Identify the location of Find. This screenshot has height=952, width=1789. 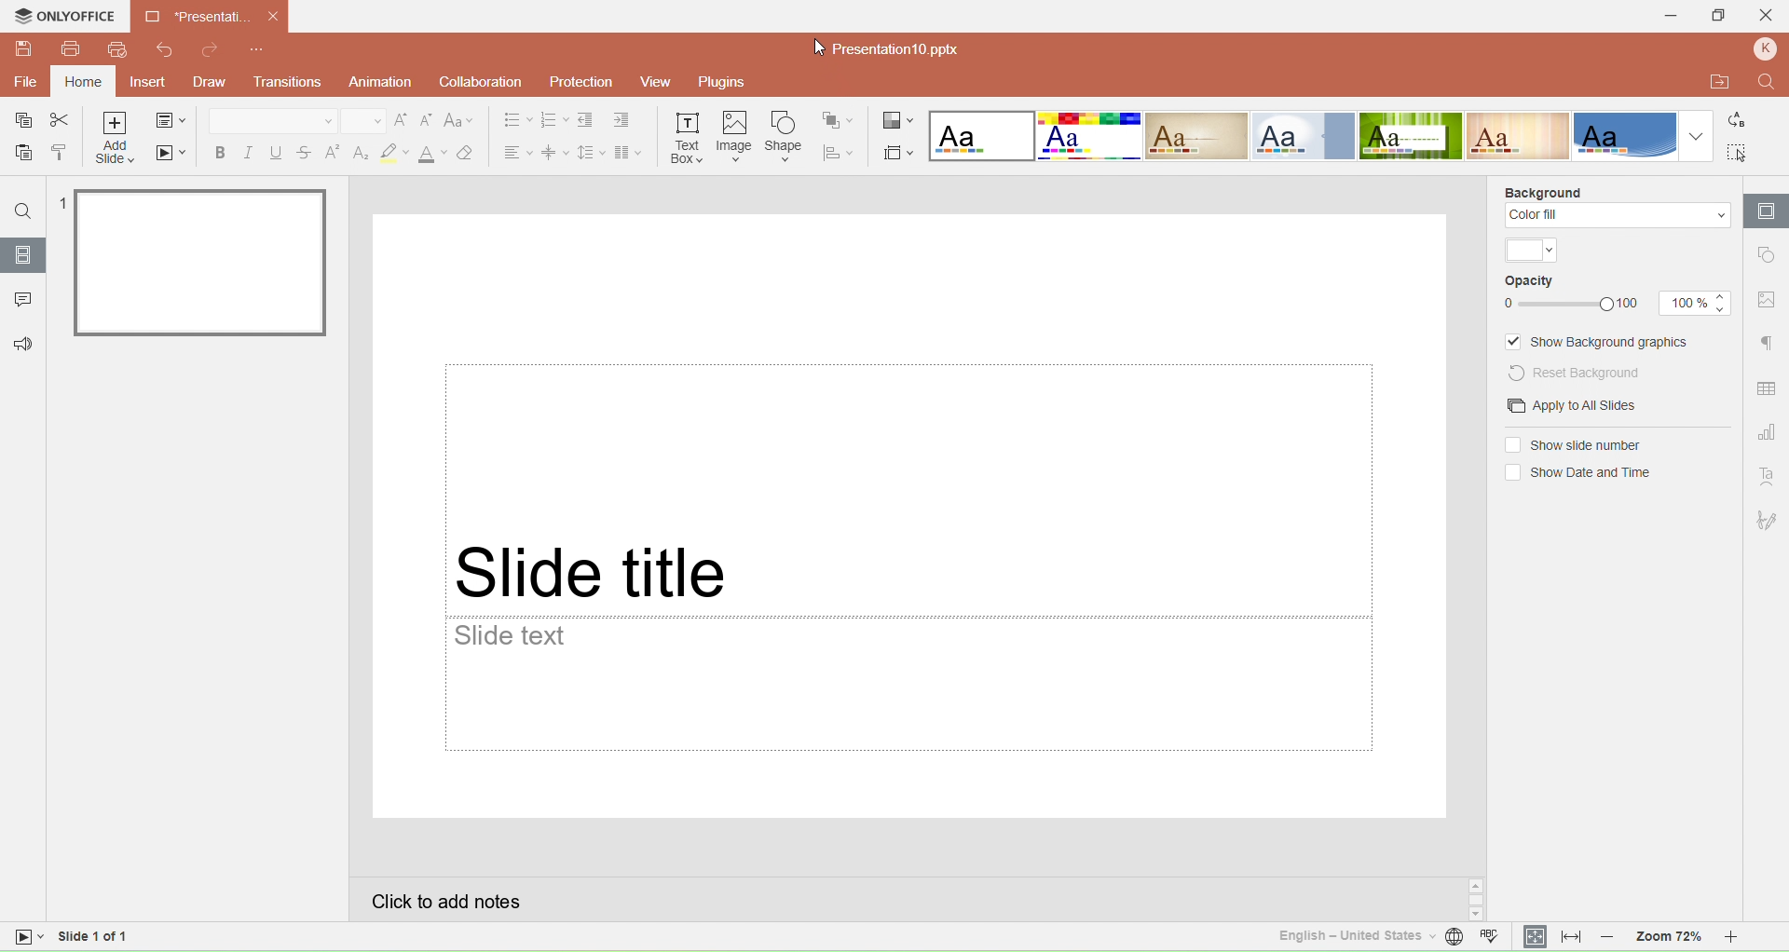
(1766, 81).